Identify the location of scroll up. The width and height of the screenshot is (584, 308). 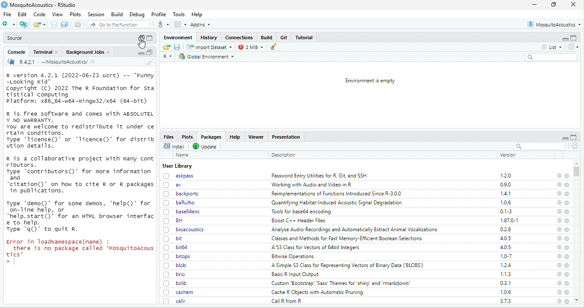
(577, 163).